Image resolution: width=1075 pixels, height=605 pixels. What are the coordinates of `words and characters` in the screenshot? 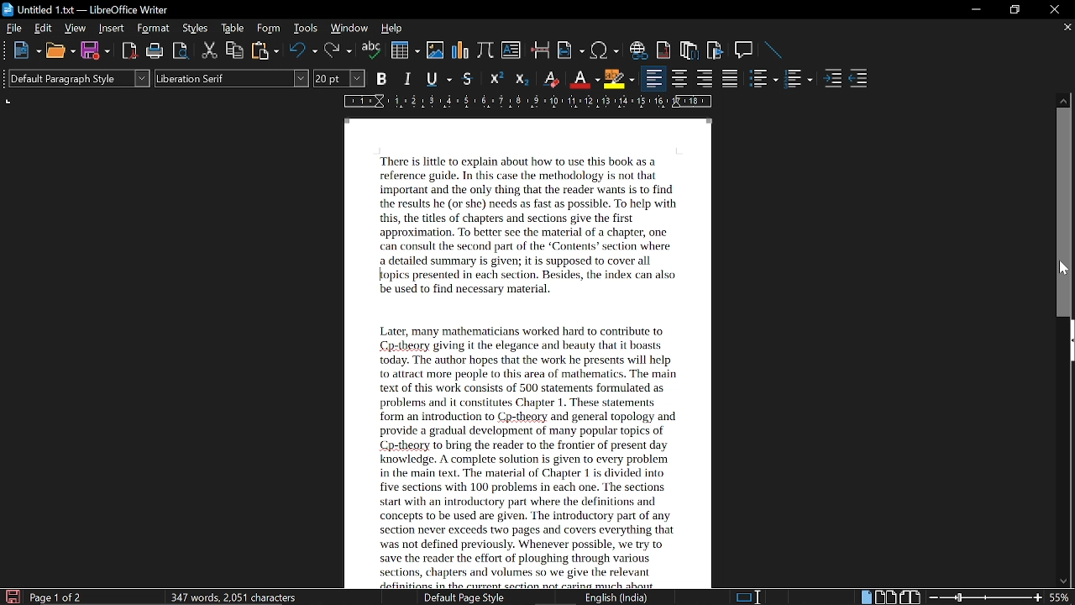 It's located at (232, 597).